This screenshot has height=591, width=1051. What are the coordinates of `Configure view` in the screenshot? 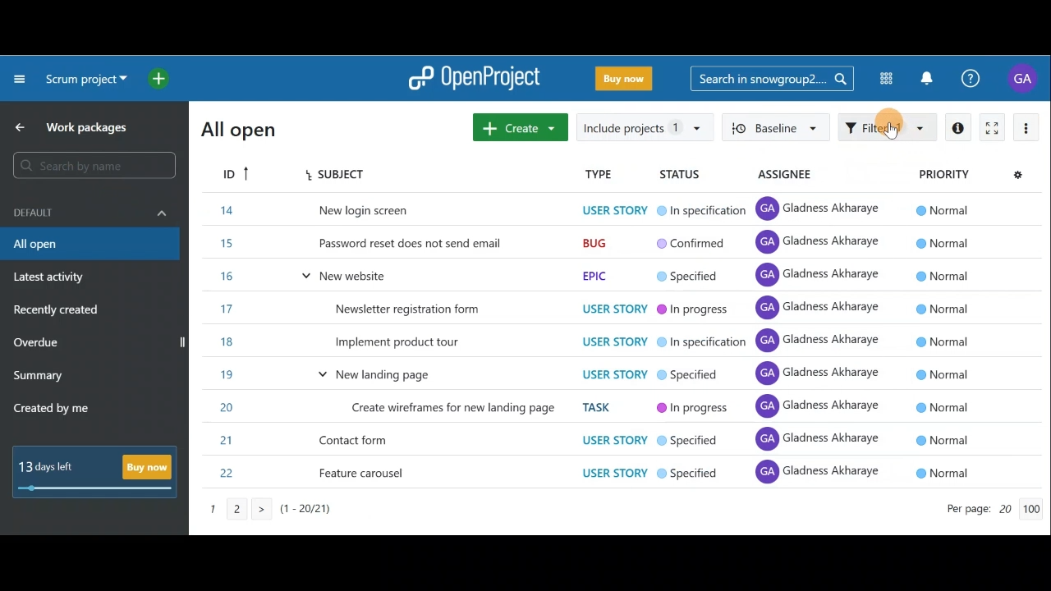 It's located at (1016, 177).